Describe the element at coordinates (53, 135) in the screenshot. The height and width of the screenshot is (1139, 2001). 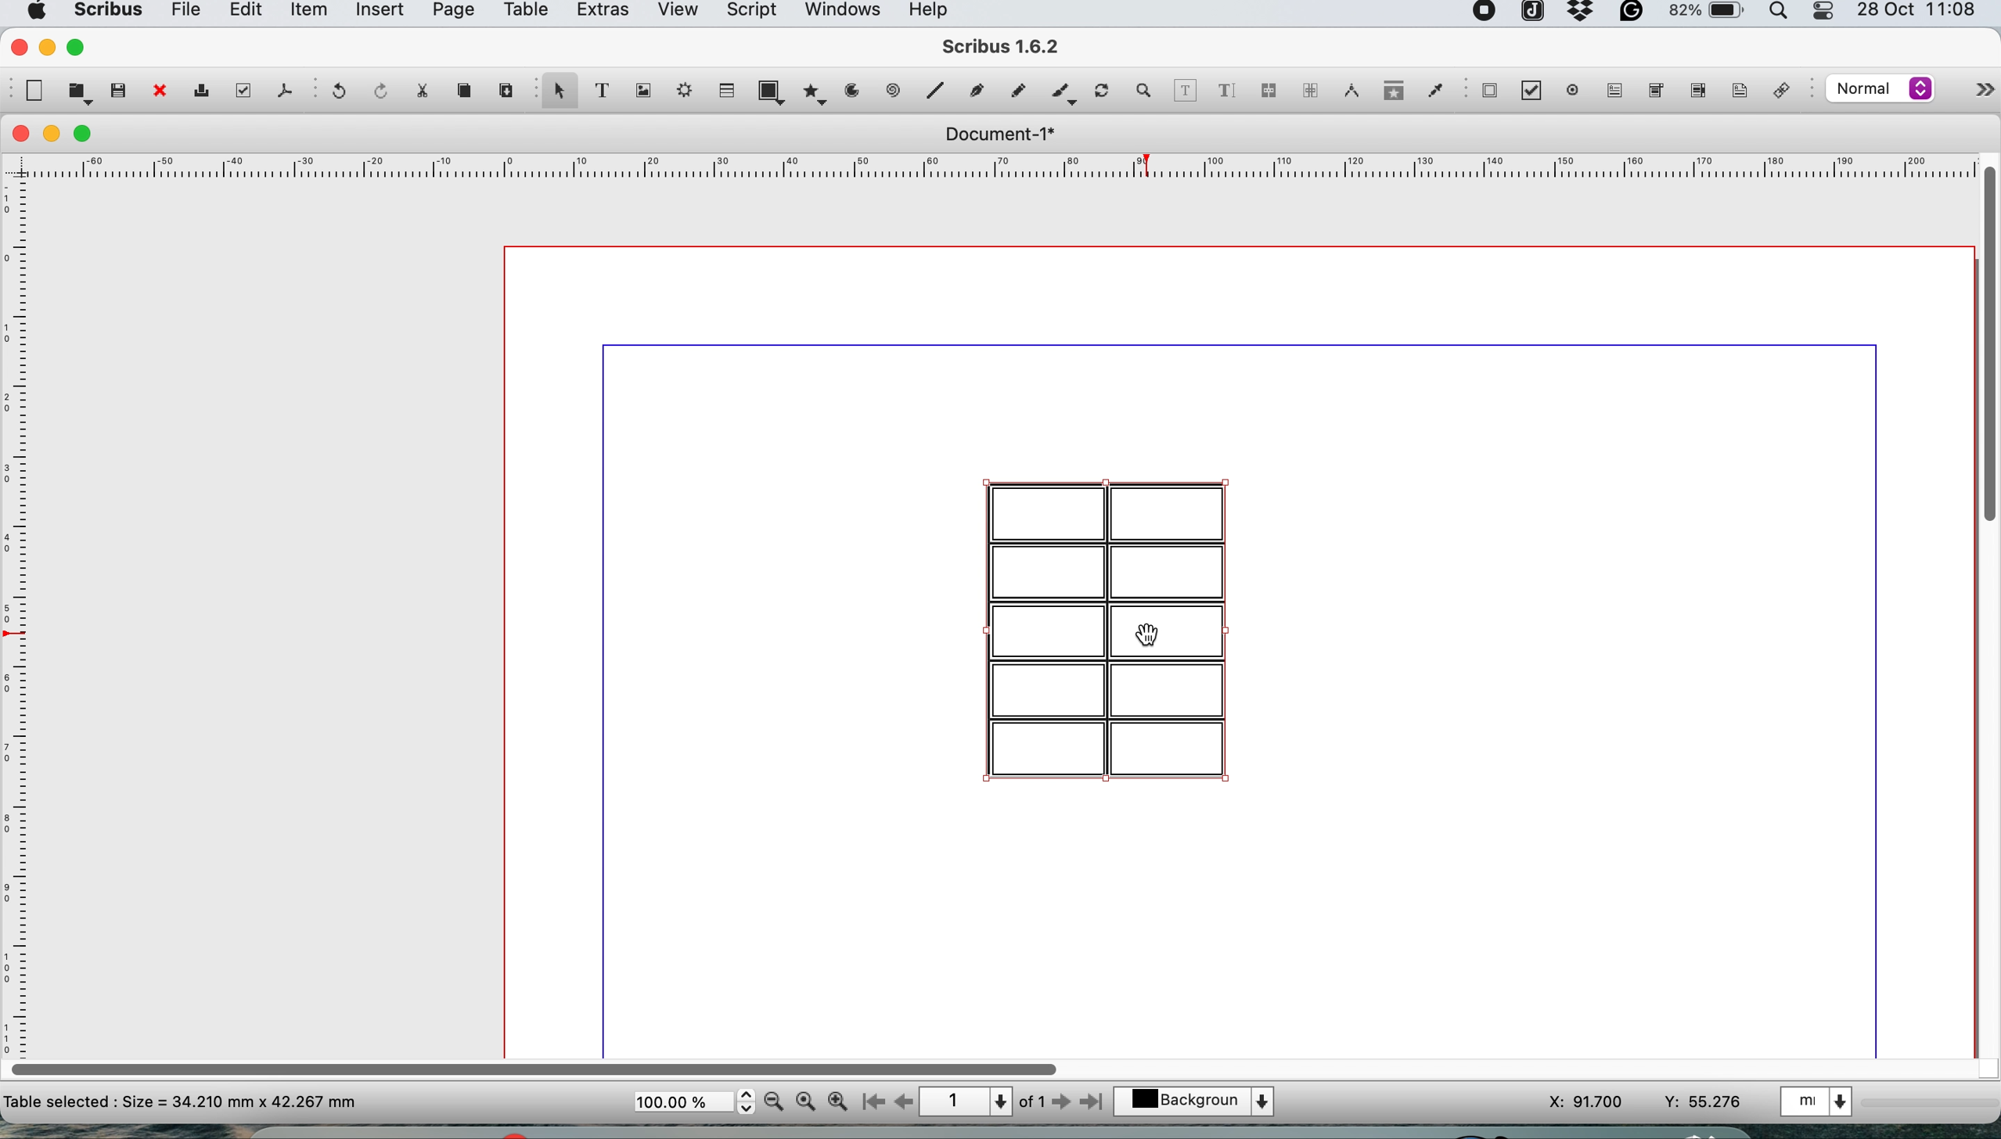
I see `minimise` at that location.